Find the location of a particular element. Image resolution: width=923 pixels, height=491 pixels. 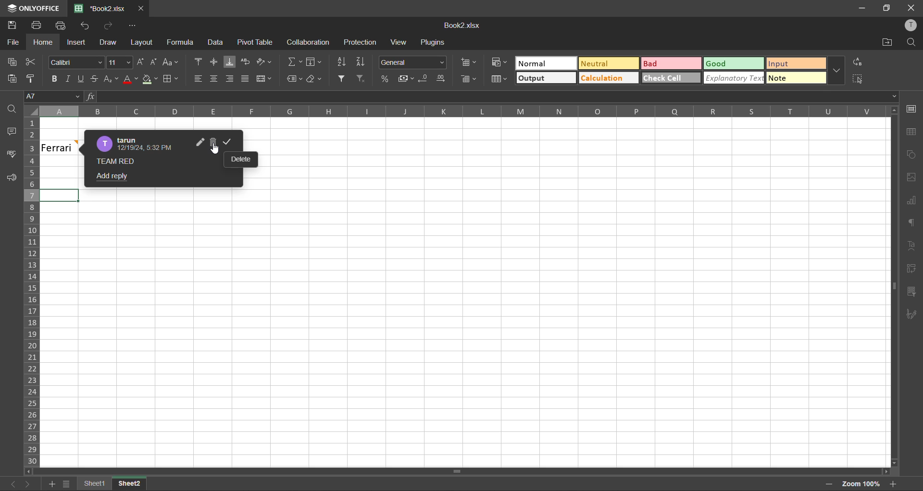

decrease decimal is located at coordinates (424, 79).